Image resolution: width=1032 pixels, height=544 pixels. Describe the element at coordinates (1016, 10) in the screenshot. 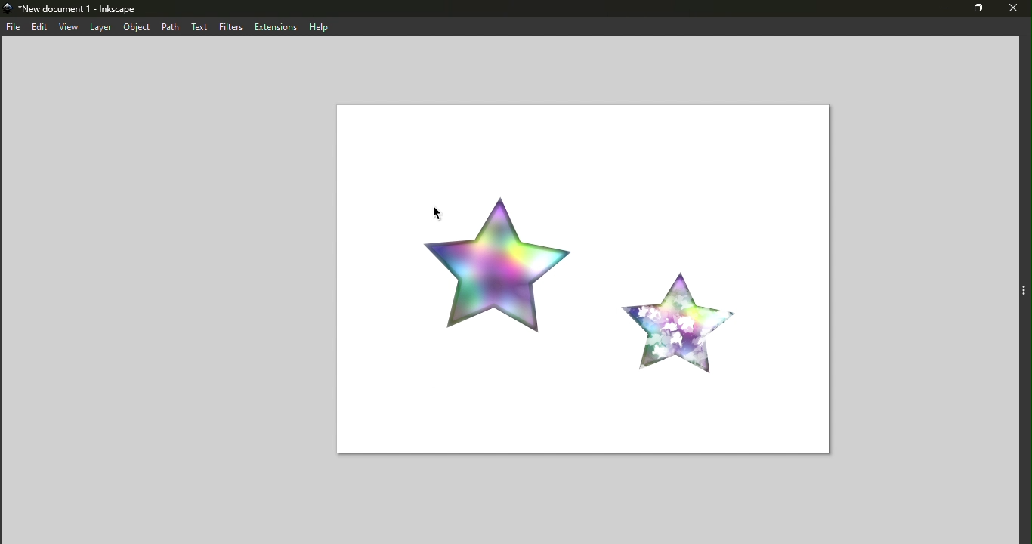

I see `close` at that location.